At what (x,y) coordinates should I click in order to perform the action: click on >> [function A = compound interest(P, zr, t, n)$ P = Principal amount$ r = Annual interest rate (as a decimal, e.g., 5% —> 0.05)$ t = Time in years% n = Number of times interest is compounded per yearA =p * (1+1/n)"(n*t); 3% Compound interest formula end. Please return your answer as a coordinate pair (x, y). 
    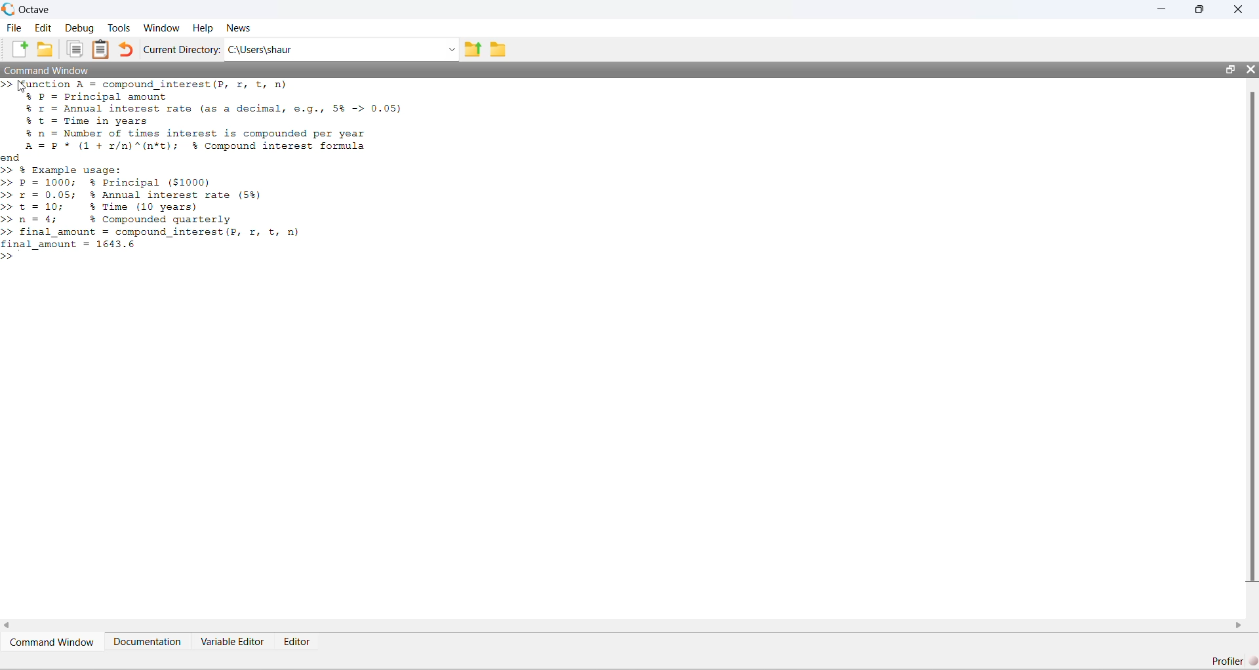
    Looking at the image, I should click on (206, 121).